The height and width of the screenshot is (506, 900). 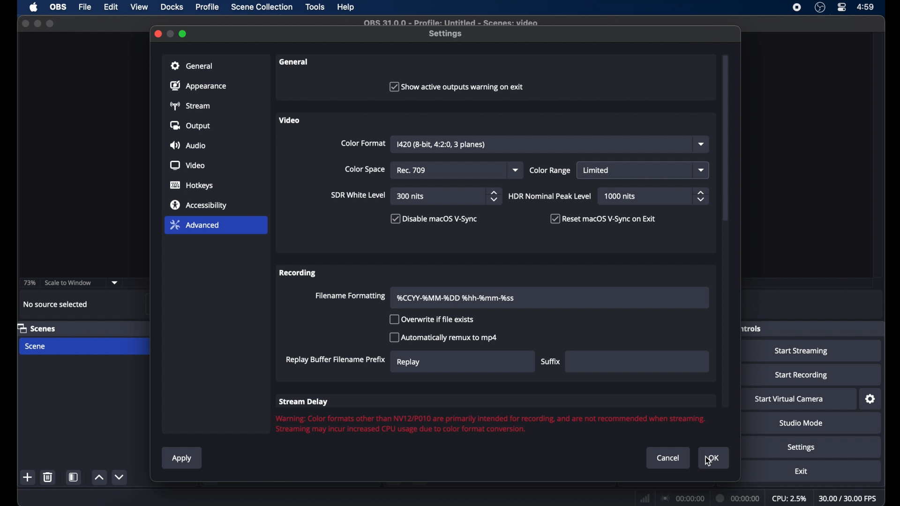 I want to click on minimize, so click(x=171, y=33).